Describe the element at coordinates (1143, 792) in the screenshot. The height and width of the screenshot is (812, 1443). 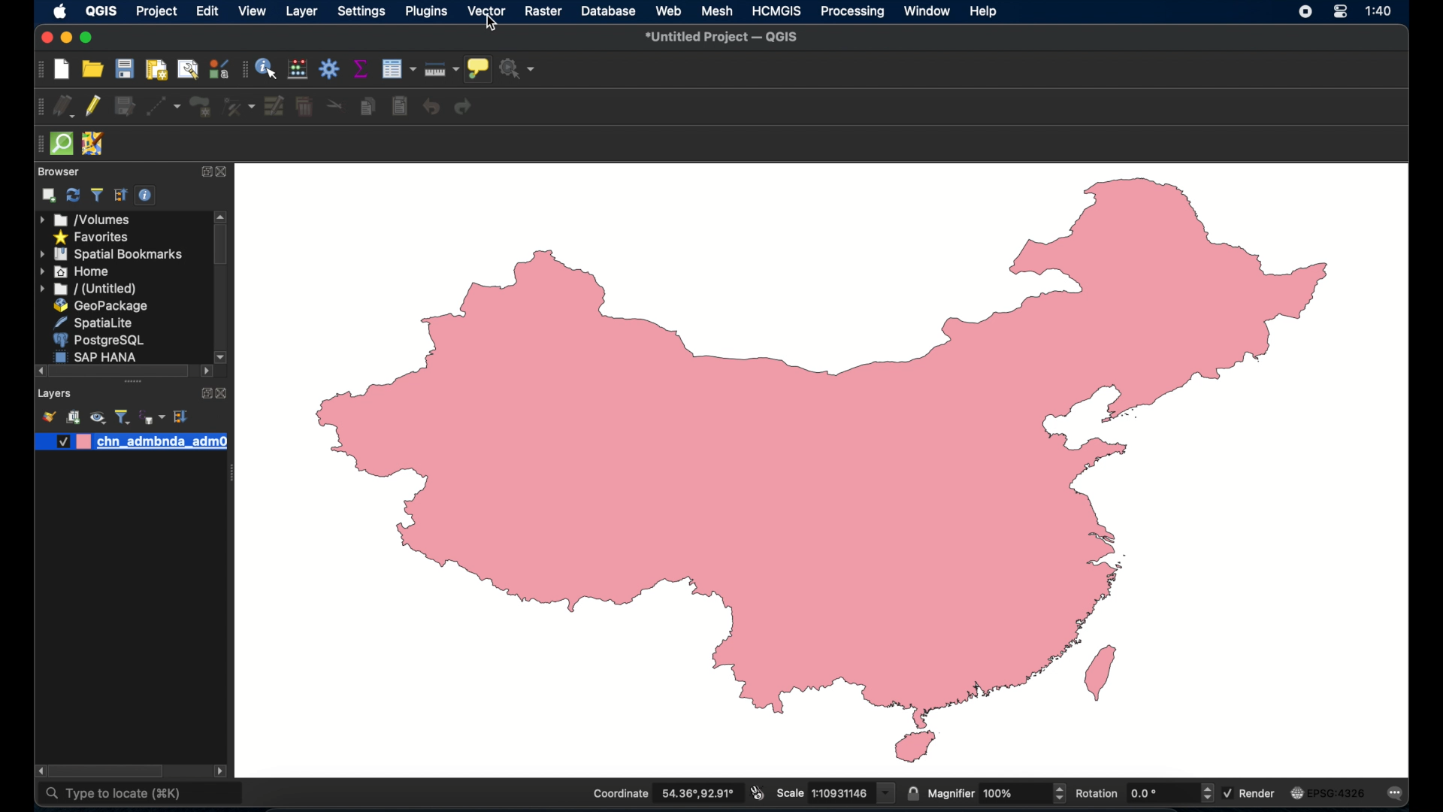
I see `rotation` at that location.